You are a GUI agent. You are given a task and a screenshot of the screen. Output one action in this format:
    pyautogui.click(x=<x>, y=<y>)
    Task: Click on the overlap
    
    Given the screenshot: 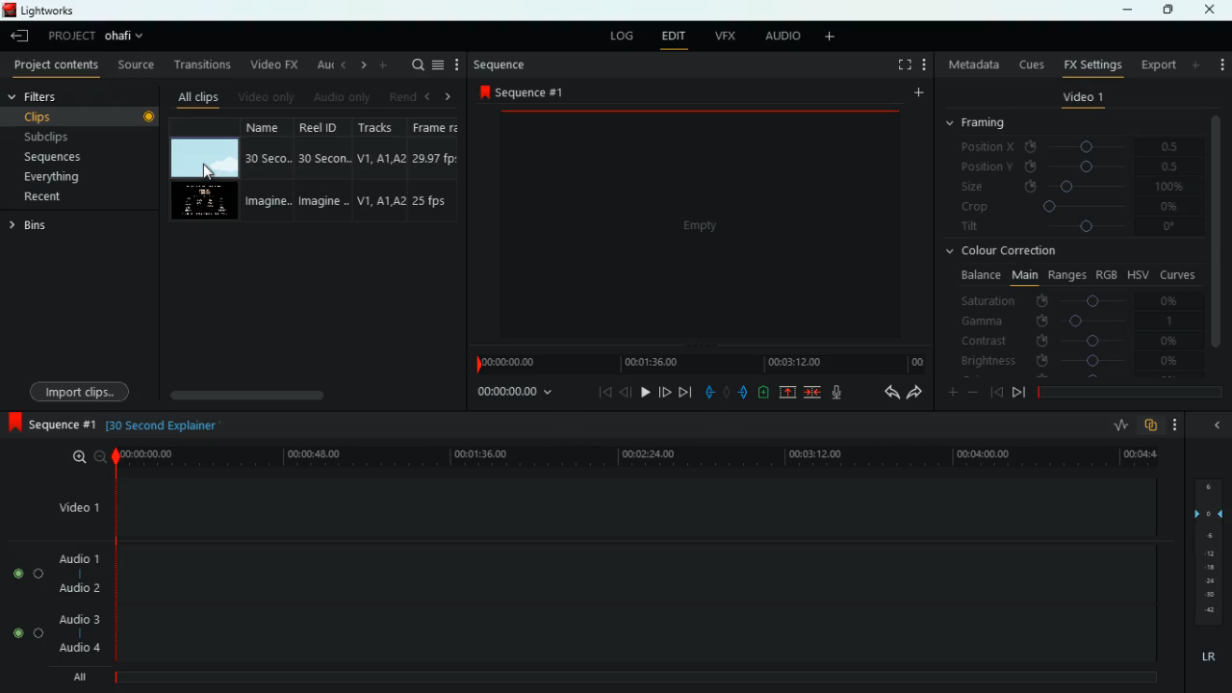 What is the action you would take?
    pyautogui.click(x=1151, y=426)
    